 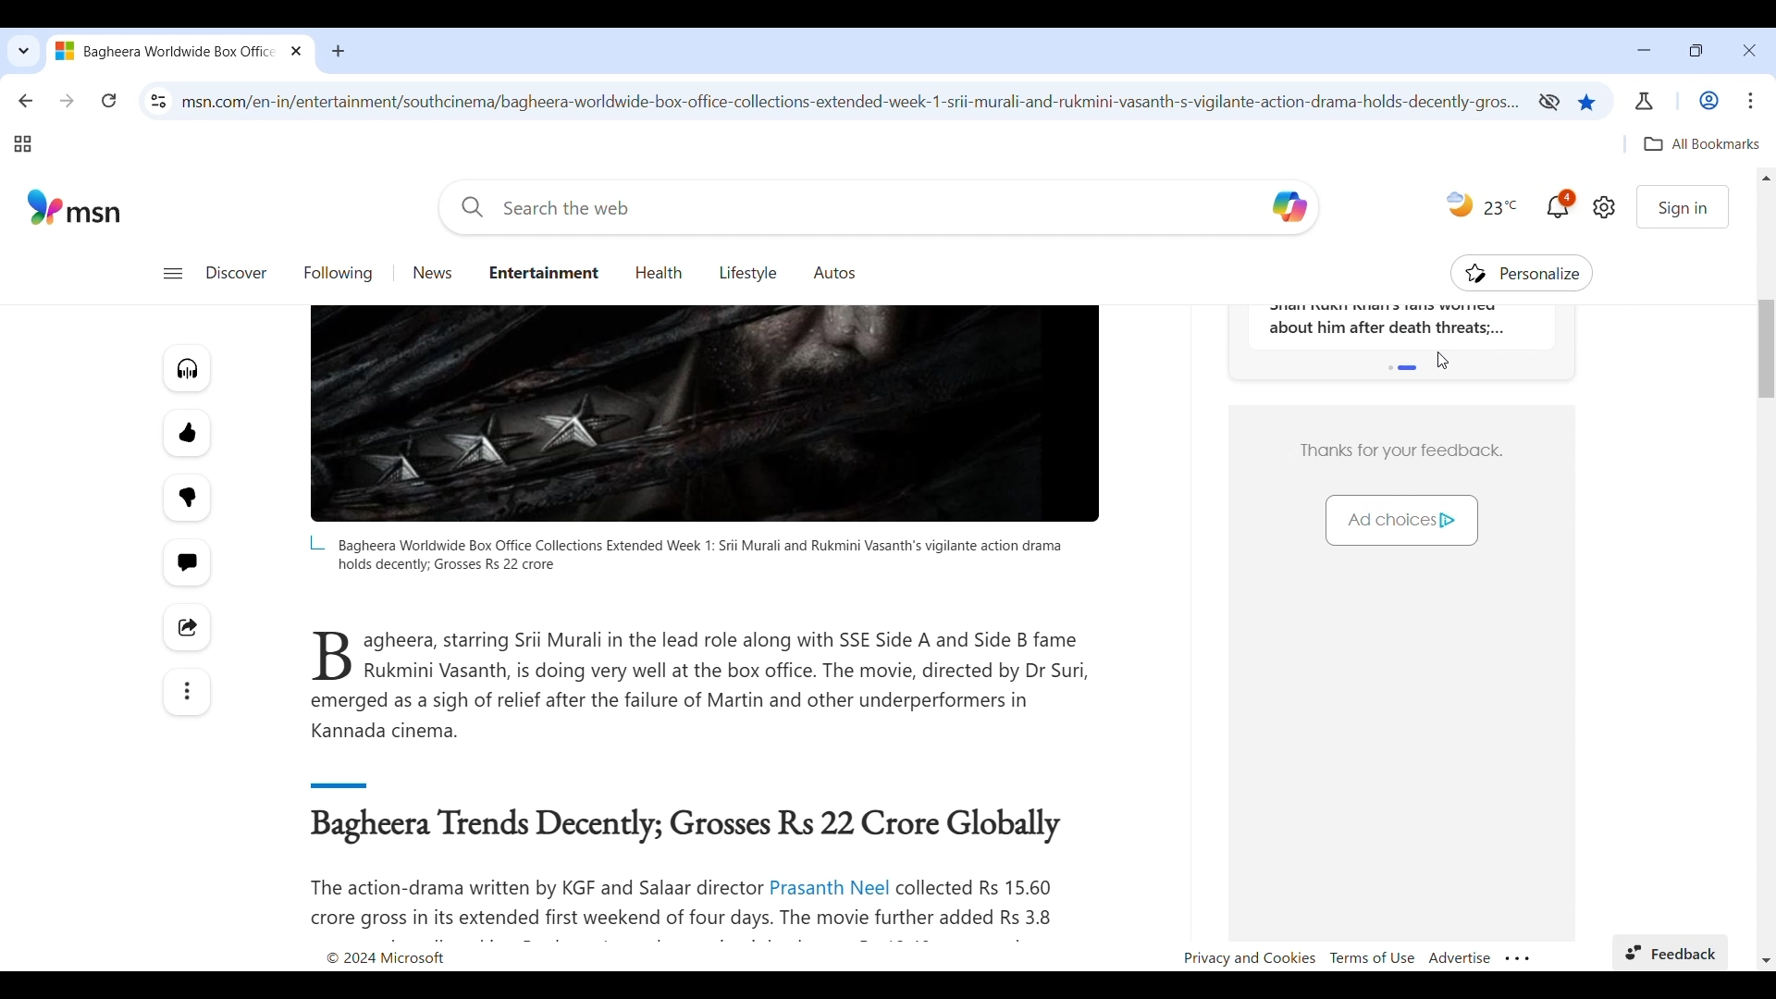 I want to click on Entertainment page highlighted as current page, so click(x=543, y=271).